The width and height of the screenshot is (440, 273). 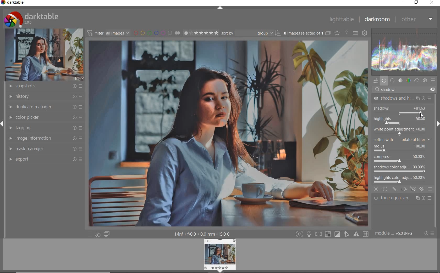 What do you see at coordinates (355, 33) in the screenshot?
I see `define keyboard shortcuts` at bounding box center [355, 33].